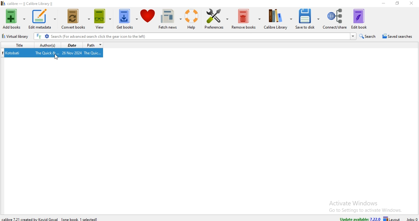 This screenshot has height=221, width=419. I want to click on authors, so click(47, 45).